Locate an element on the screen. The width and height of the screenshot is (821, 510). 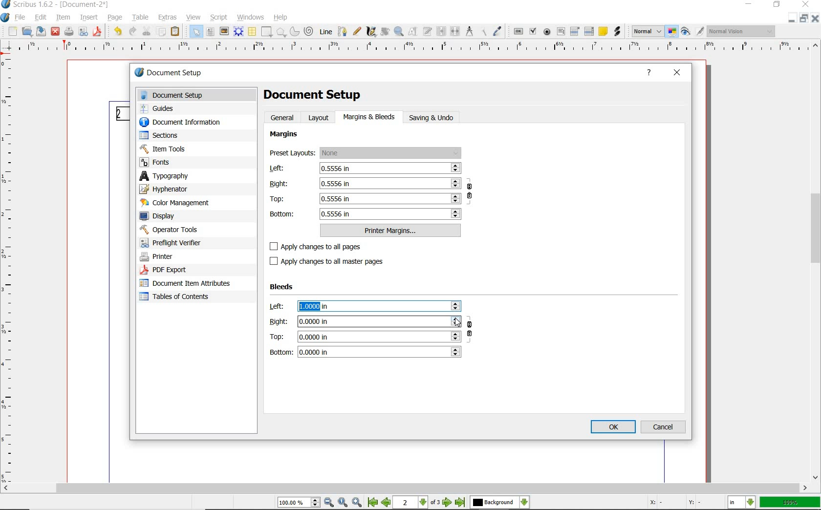
table is located at coordinates (252, 32).